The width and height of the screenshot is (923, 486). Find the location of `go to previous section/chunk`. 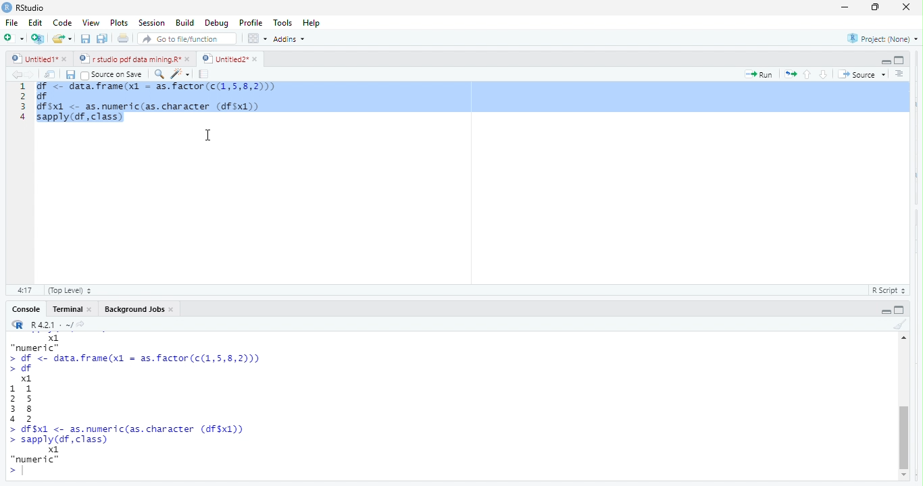

go to previous section/chunk is located at coordinates (808, 74).